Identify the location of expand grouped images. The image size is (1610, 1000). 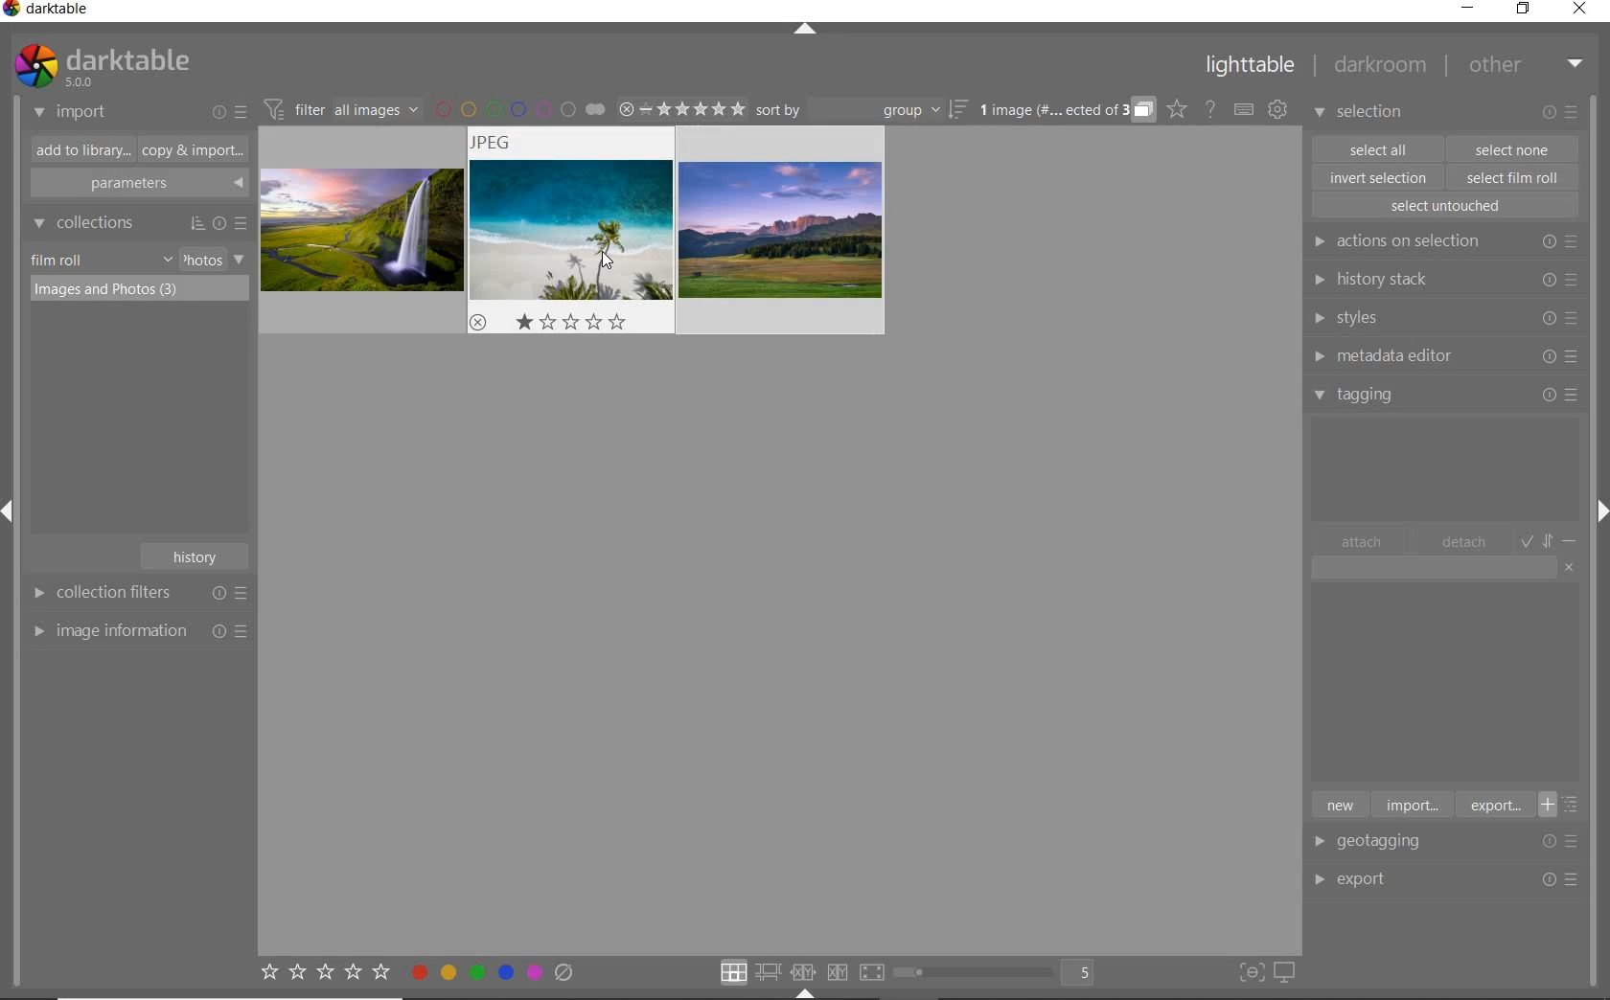
(1068, 111).